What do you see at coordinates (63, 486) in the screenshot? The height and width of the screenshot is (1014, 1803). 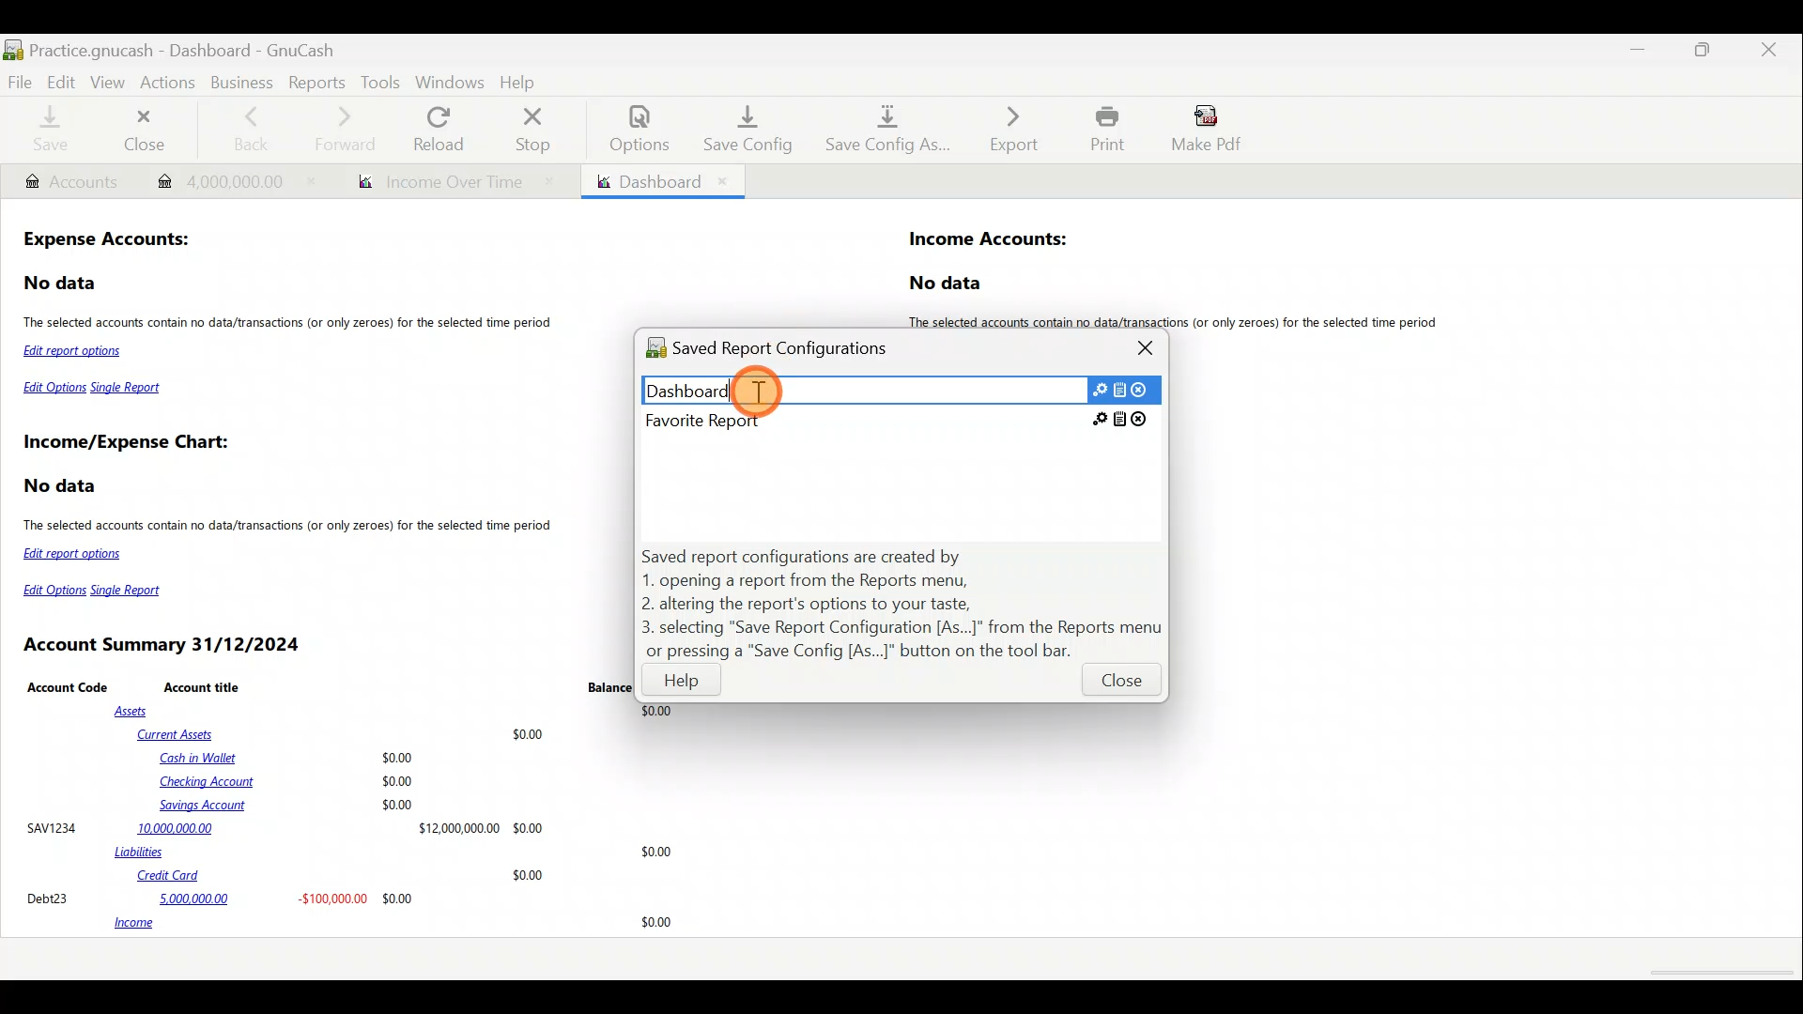 I see `No data` at bounding box center [63, 486].